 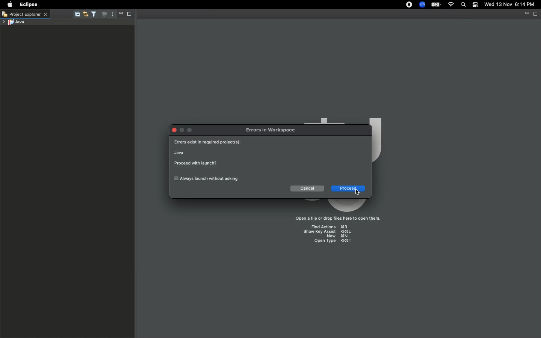 I want to click on Always launch without asking, so click(x=206, y=178).